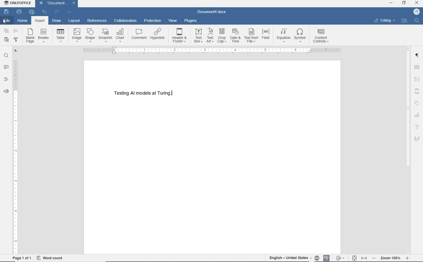  I want to click on hyperlink, so click(158, 35).